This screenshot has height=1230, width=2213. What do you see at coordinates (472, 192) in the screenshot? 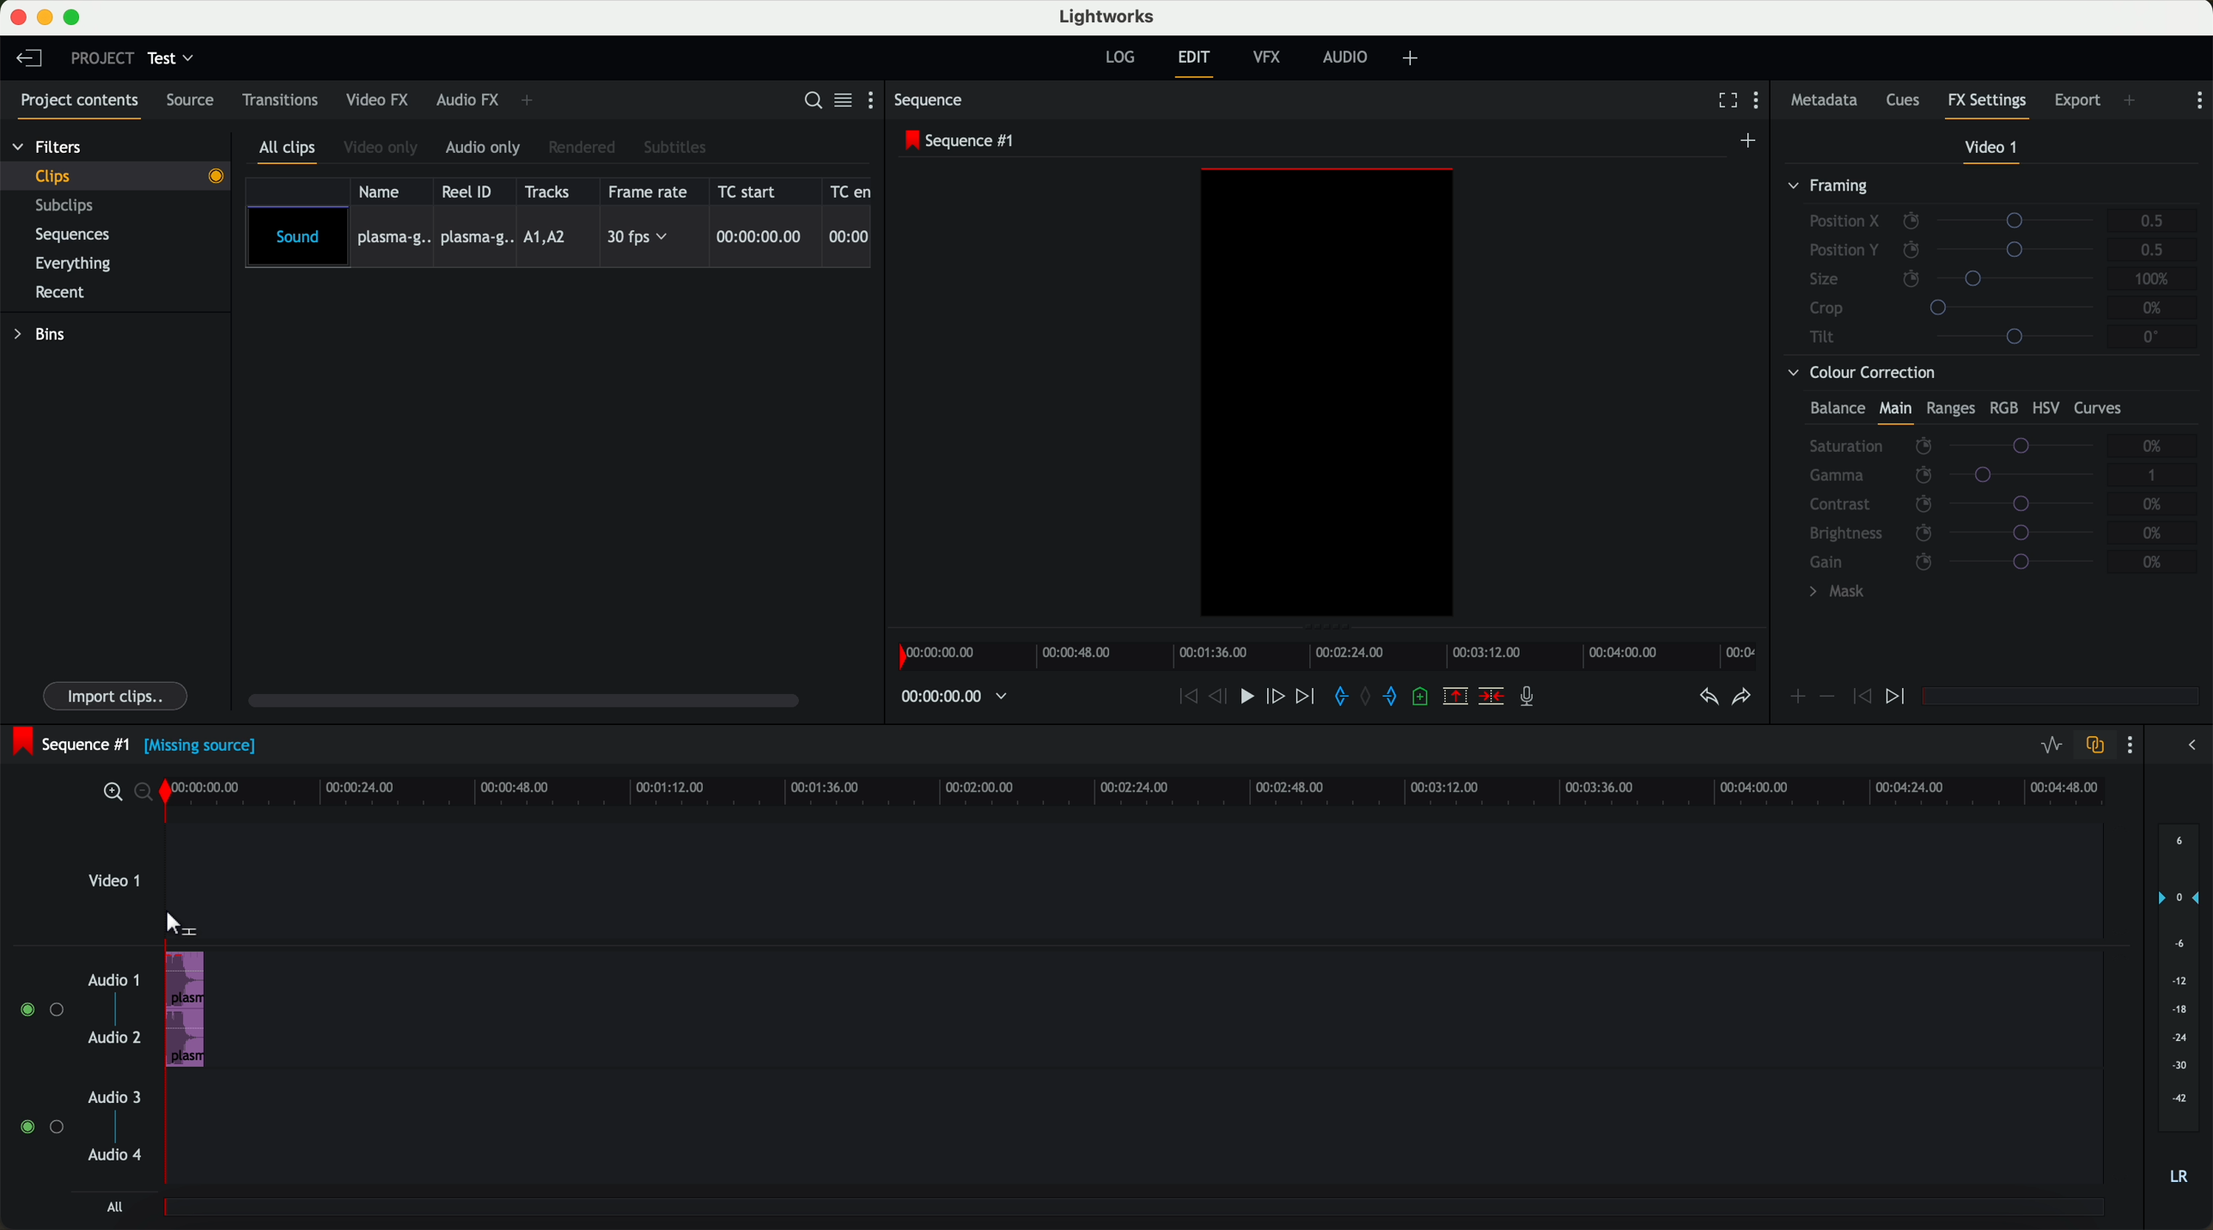
I see `reel ID` at bounding box center [472, 192].